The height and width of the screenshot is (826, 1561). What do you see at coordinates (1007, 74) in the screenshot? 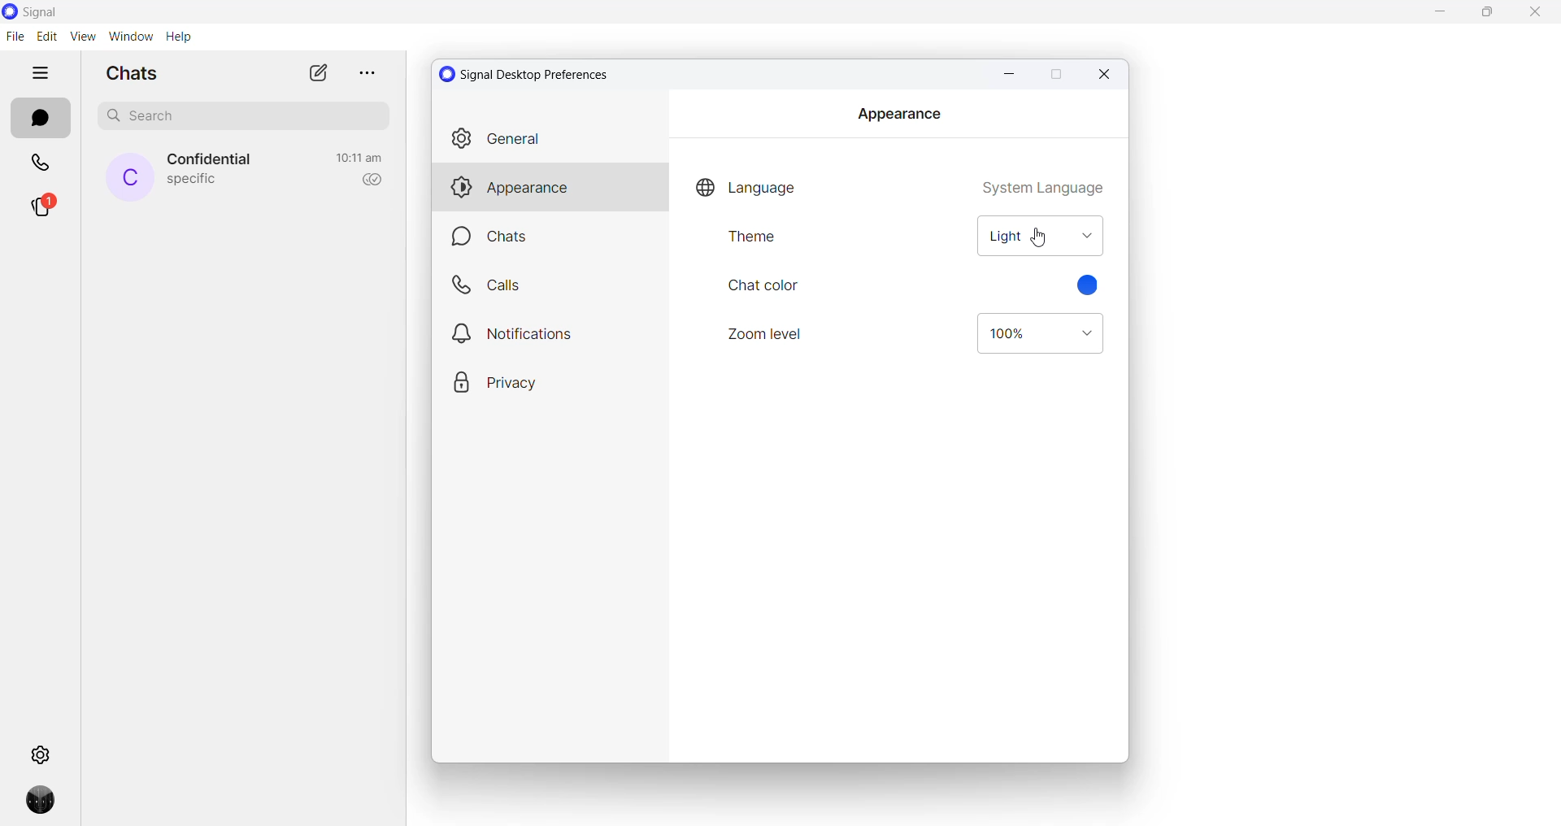
I see `minimize` at bounding box center [1007, 74].